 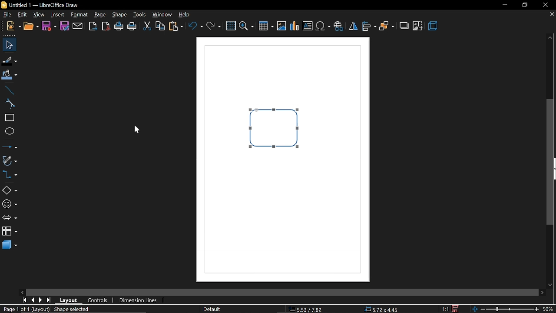 What do you see at coordinates (196, 28) in the screenshot?
I see `undo` at bounding box center [196, 28].